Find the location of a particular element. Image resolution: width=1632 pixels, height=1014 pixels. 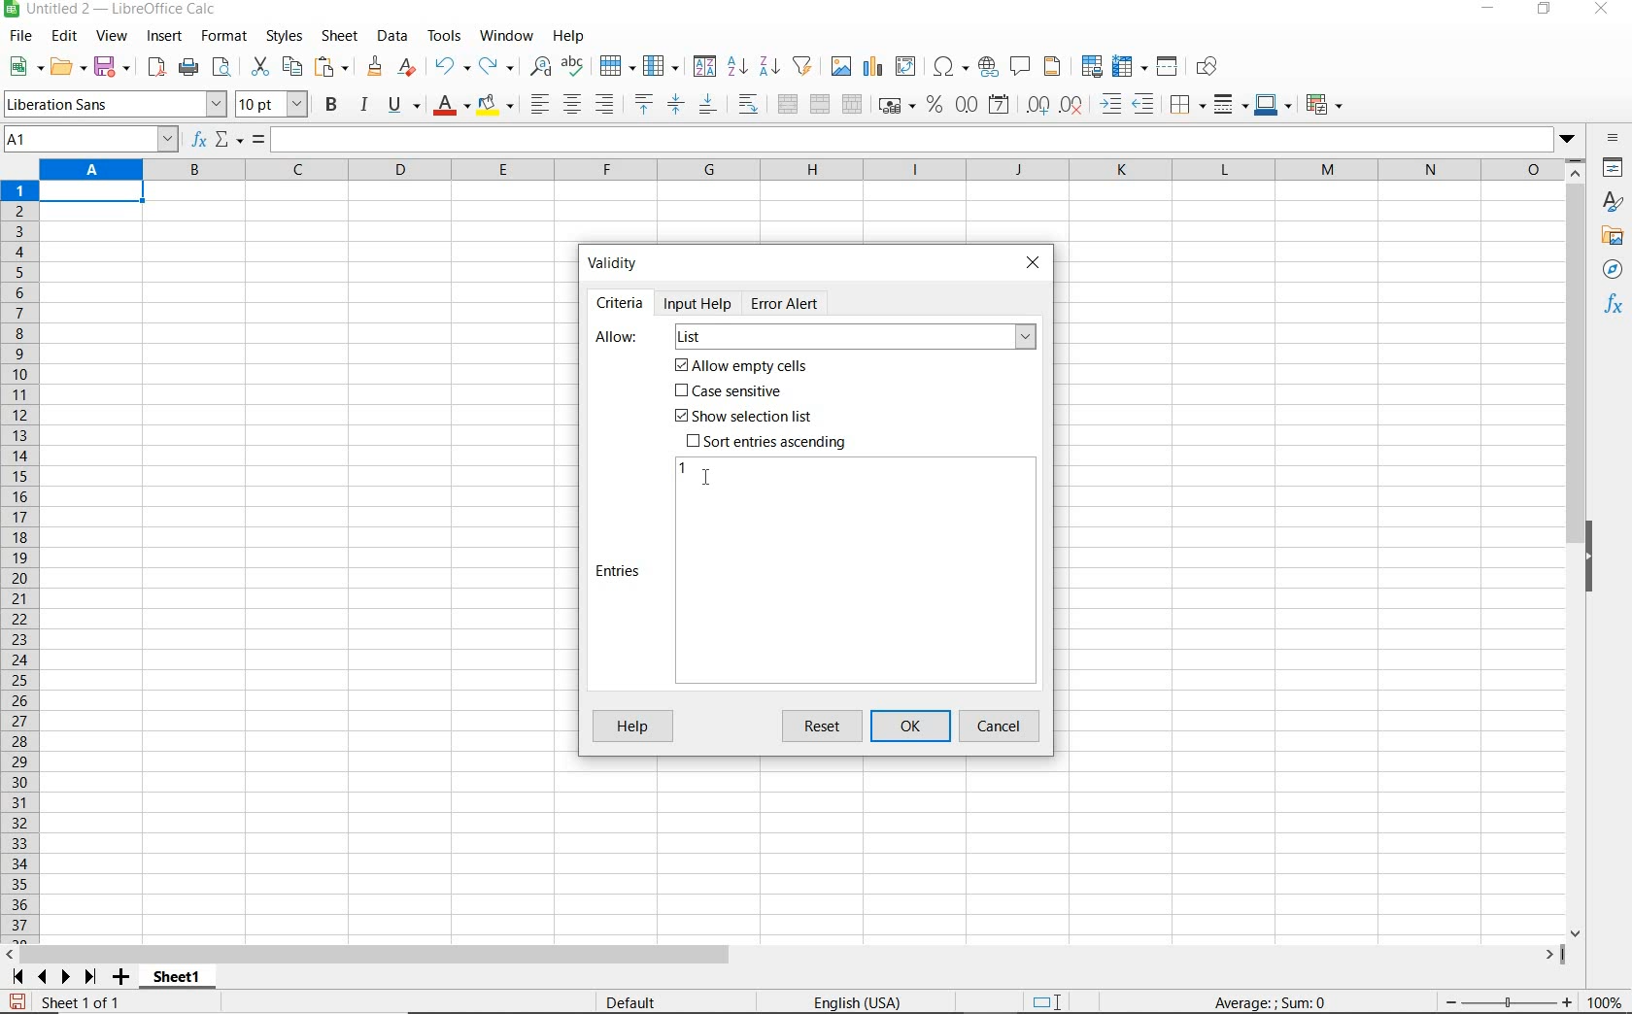

format as currency is located at coordinates (896, 103).